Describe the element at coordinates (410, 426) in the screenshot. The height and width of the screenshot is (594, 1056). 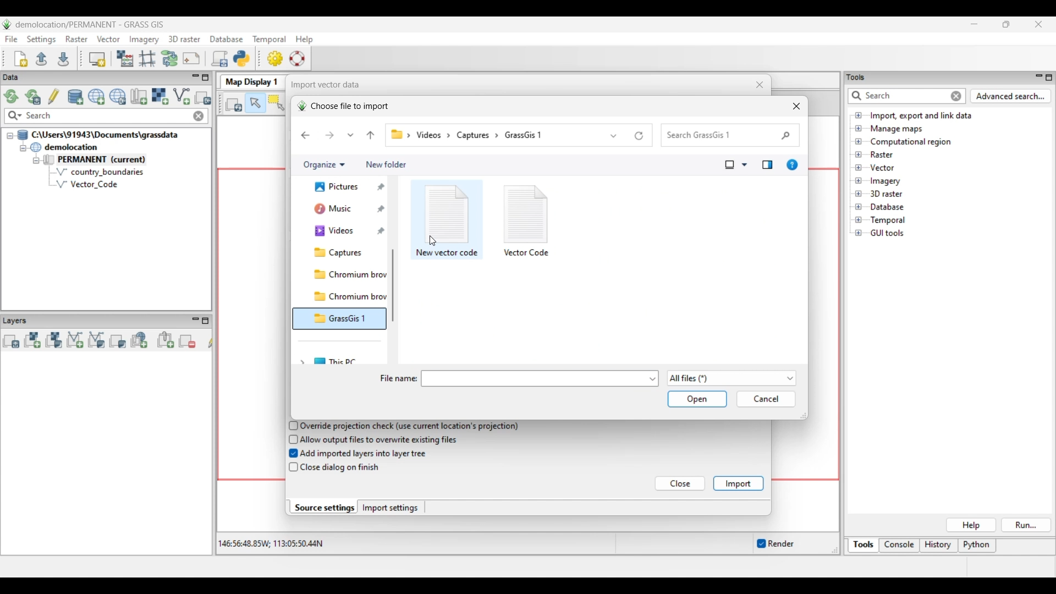
I see `Override projection check` at that location.